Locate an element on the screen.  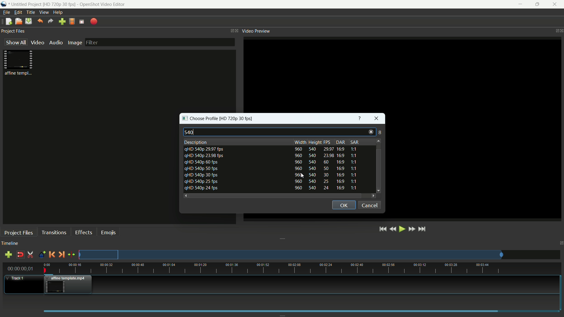
ok is located at coordinates (343, 205).